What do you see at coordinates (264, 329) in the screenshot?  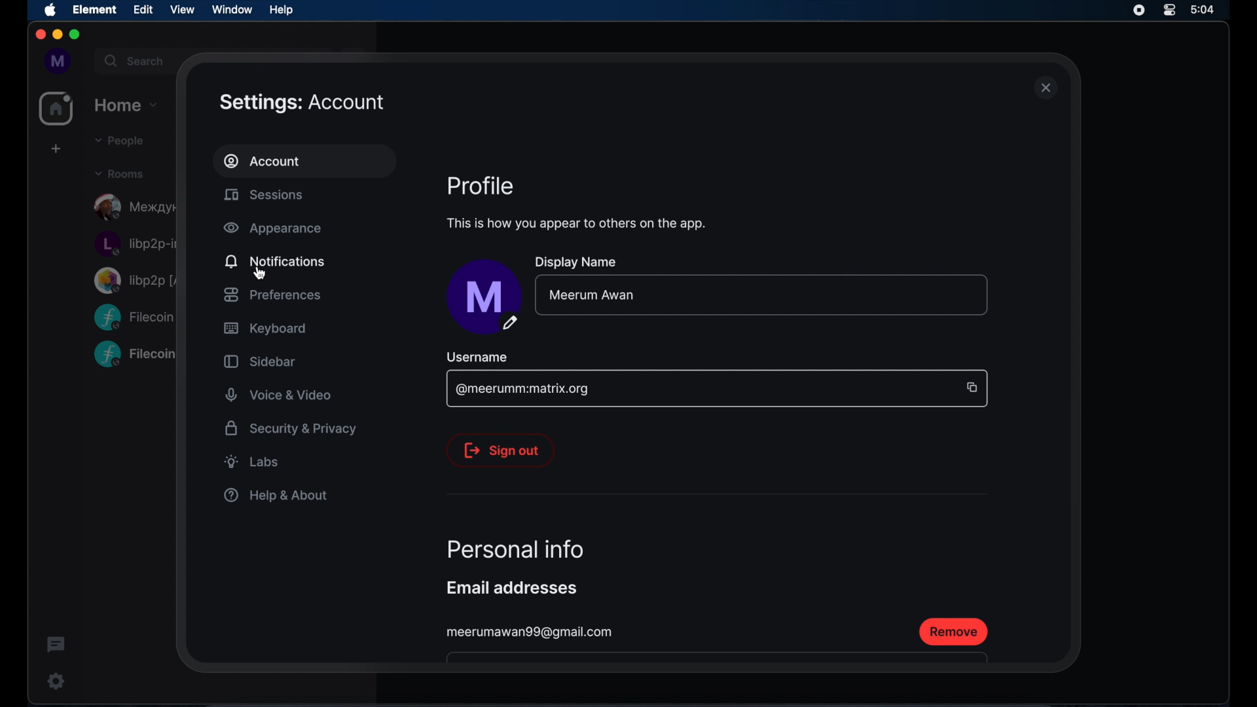 I see `keyboard` at bounding box center [264, 329].